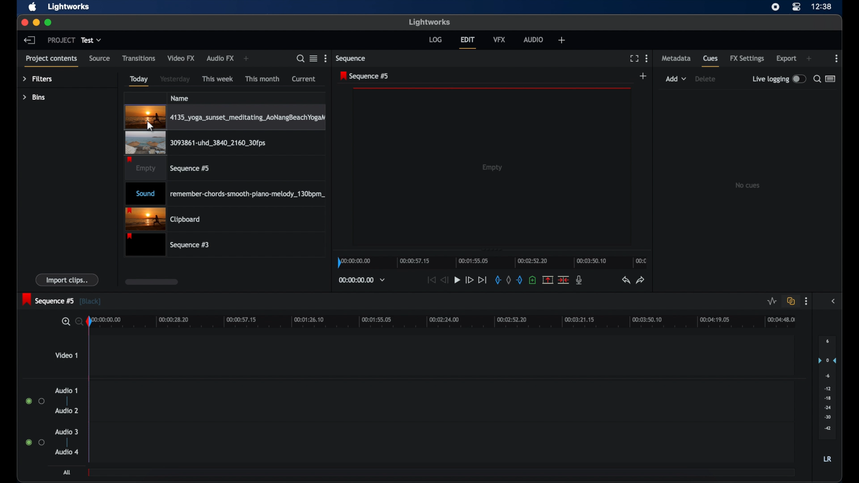 This screenshot has width=859, height=483. I want to click on fx settings, so click(747, 59).